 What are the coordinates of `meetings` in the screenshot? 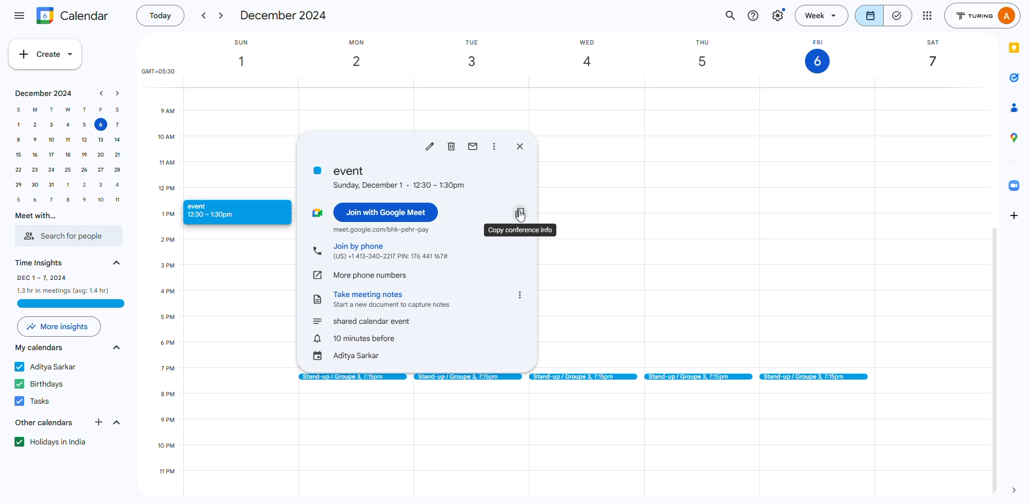 It's located at (351, 376).